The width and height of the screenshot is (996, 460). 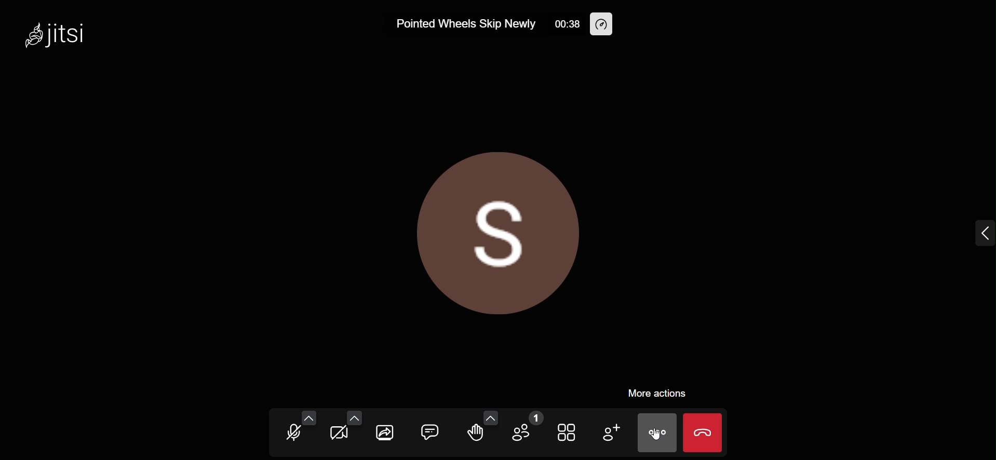 What do you see at coordinates (71, 38) in the screenshot?
I see `Jitsi` at bounding box center [71, 38].